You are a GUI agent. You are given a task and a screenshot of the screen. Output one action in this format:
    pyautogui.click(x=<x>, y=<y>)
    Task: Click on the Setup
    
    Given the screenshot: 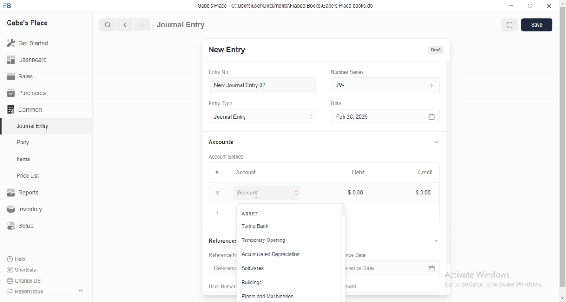 What is the action you would take?
    pyautogui.click(x=24, y=226)
    